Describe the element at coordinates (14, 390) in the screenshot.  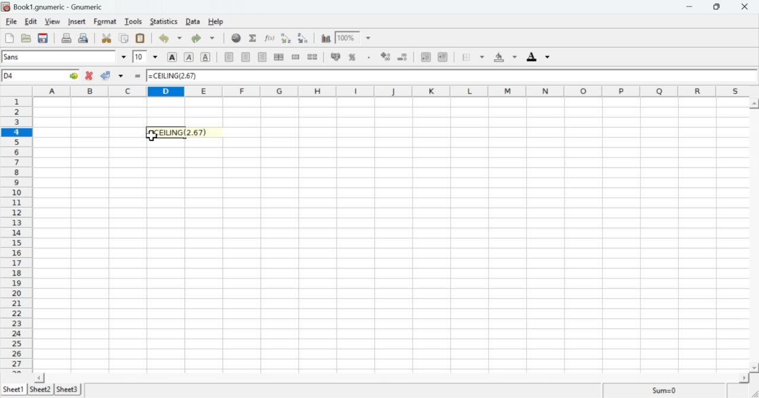
I see `Sheet1` at that location.